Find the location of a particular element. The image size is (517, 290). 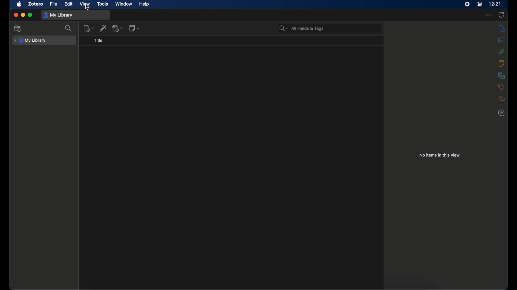

tools is located at coordinates (103, 4).